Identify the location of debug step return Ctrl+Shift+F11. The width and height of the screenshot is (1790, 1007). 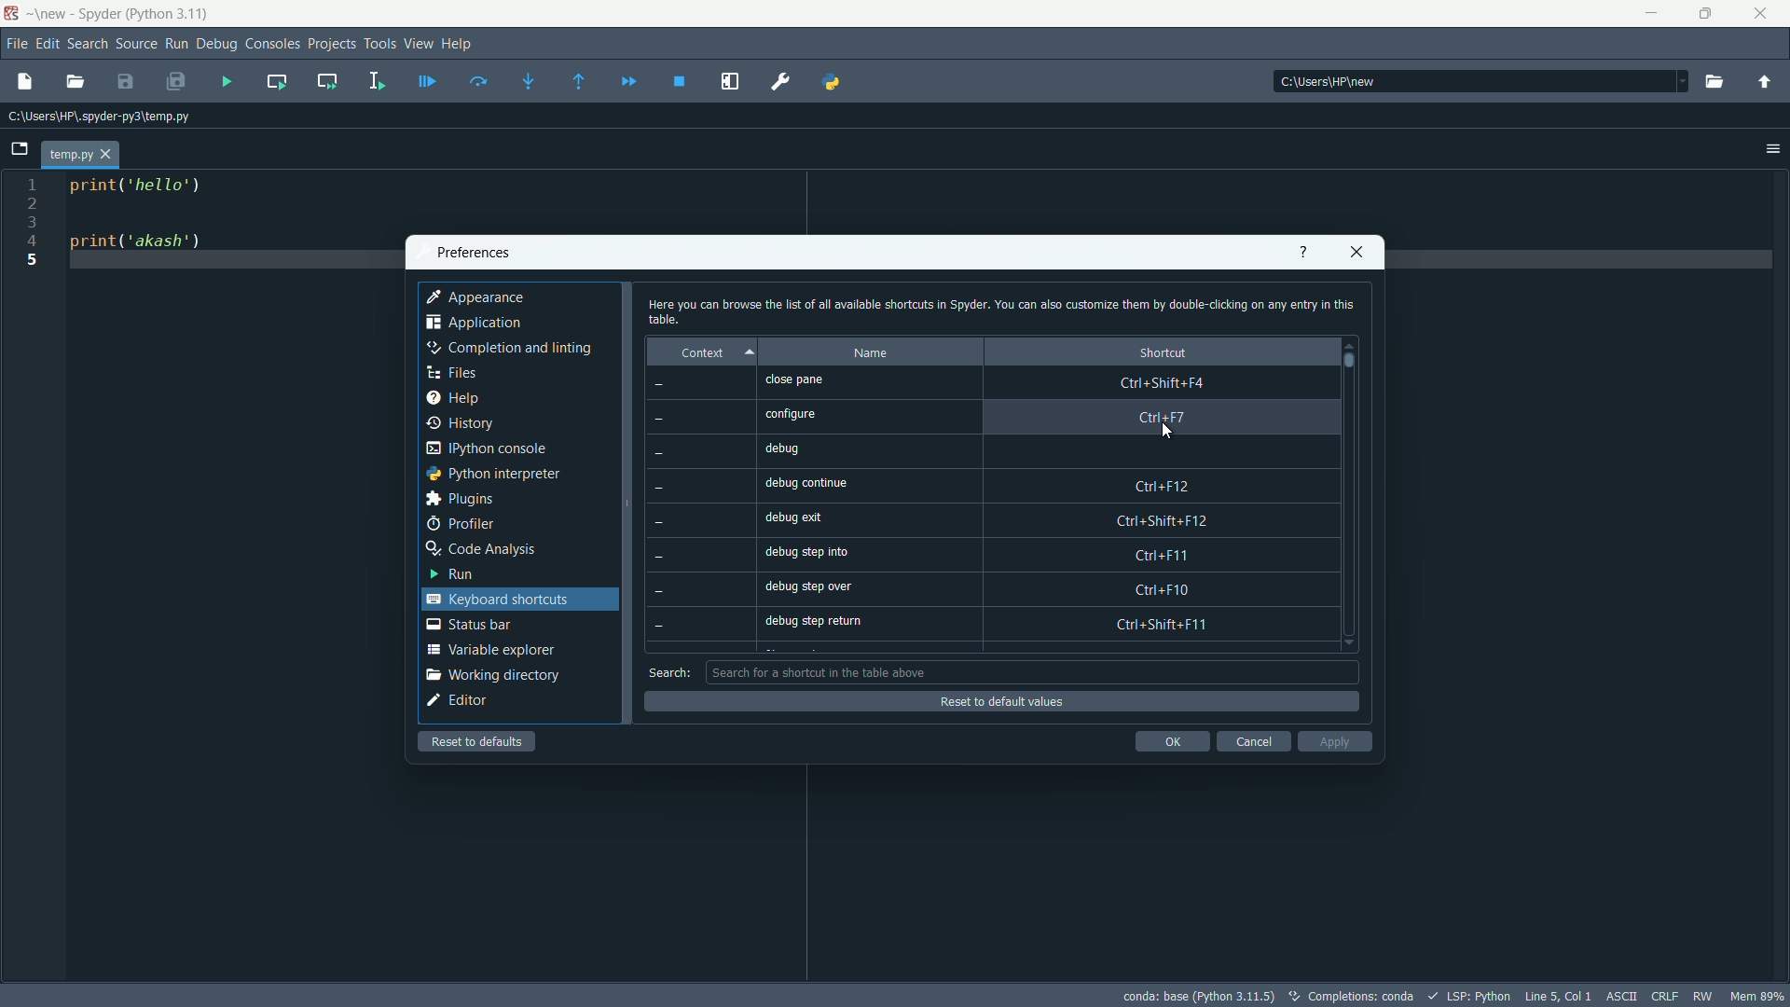
(1011, 625).